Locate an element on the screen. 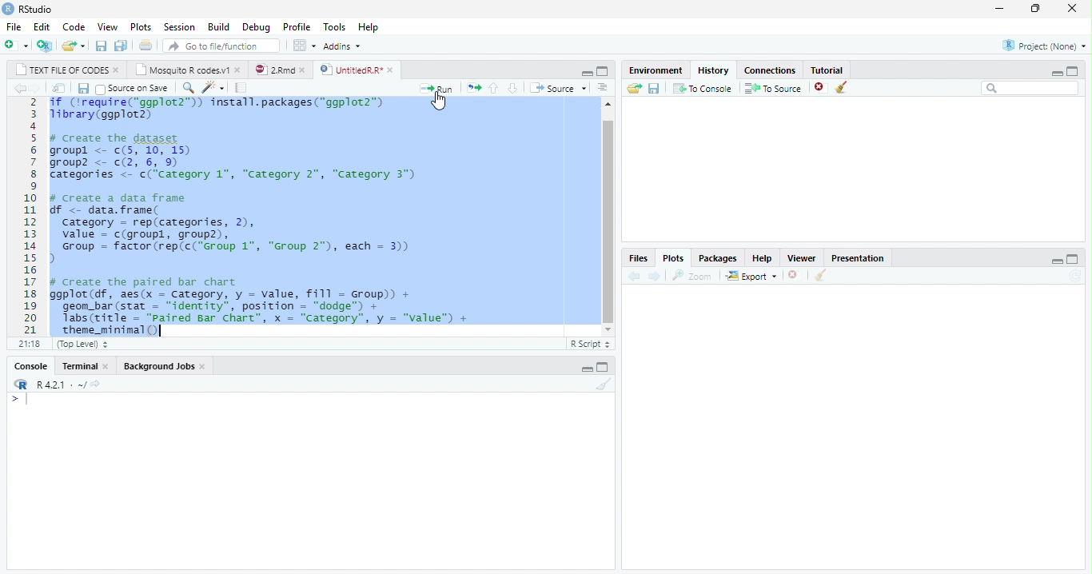 The height and width of the screenshot is (574, 1092). close is located at coordinates (238, 70).